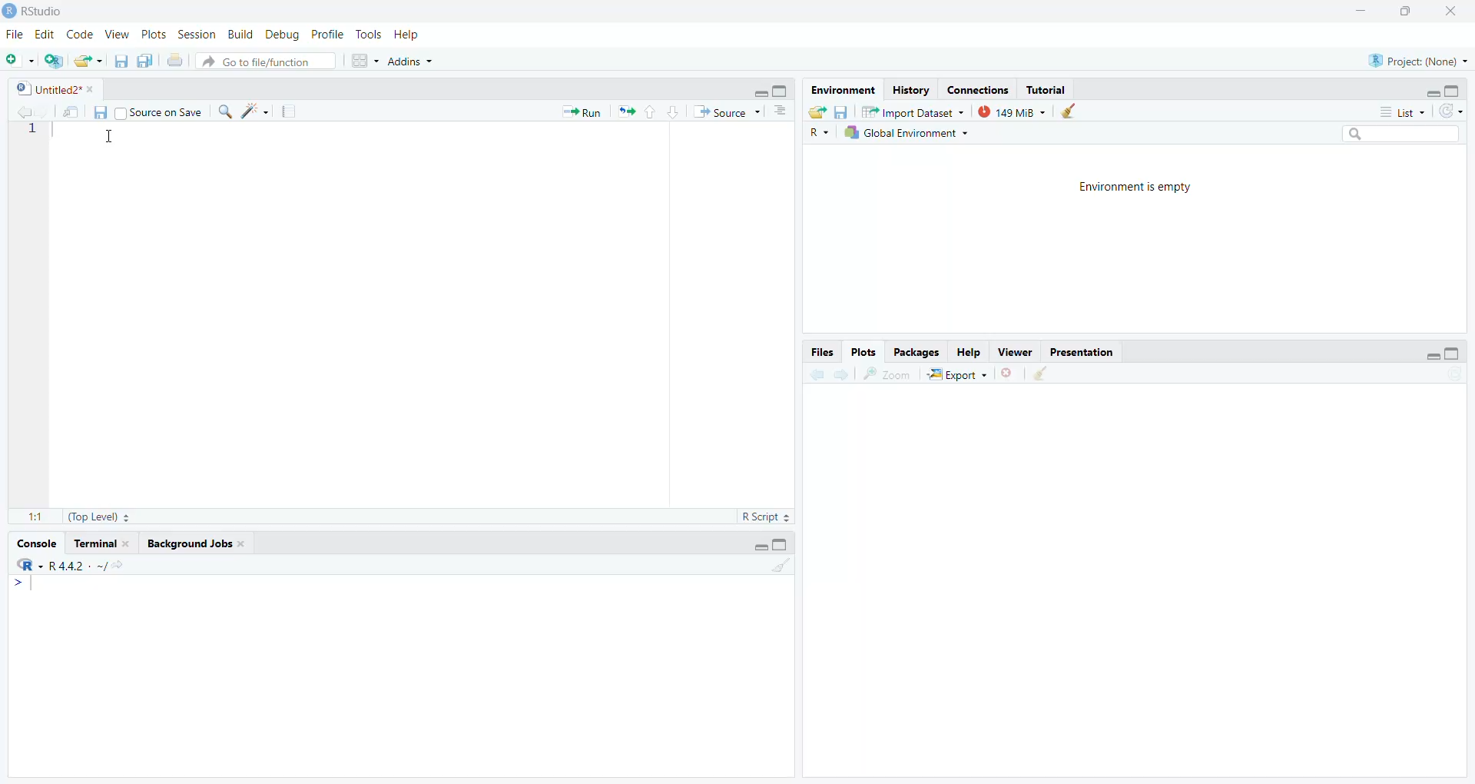  Describe the element at coordinates (120, 140) in the screenshot. I see `Text cursor` at that location.